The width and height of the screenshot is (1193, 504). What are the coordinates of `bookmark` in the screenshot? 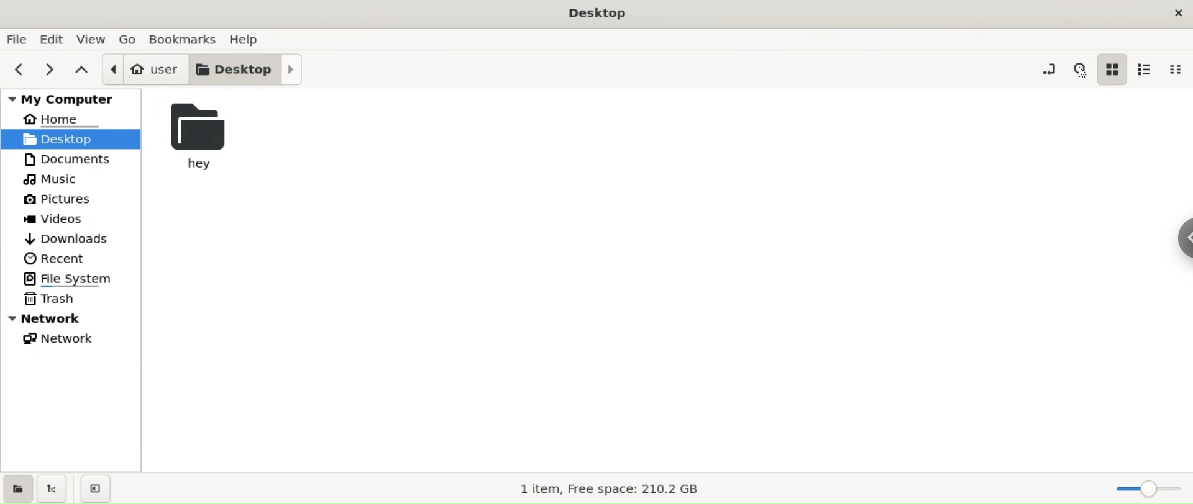 It's located at (184, 39).